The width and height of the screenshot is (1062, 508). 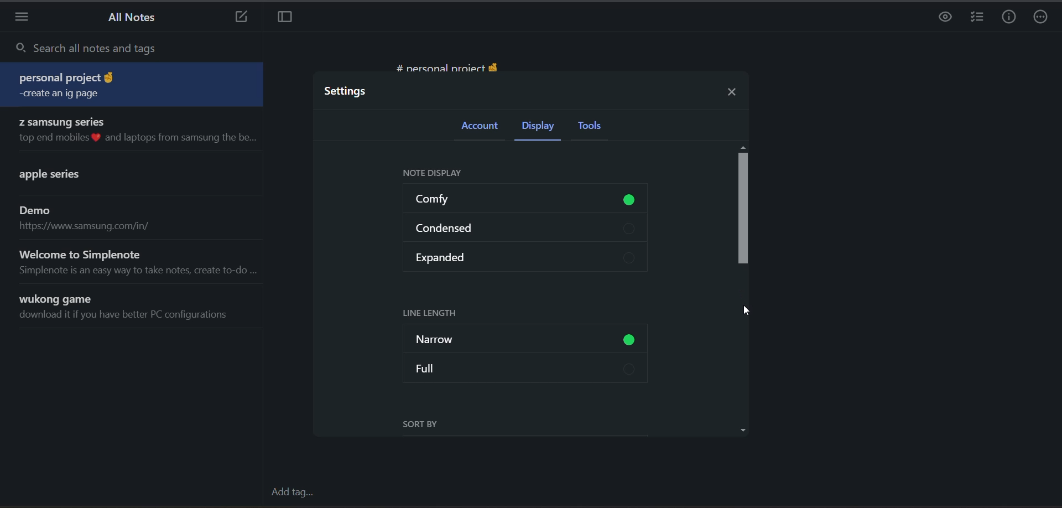 I want to click on cursor, so click(x=747, y=310).